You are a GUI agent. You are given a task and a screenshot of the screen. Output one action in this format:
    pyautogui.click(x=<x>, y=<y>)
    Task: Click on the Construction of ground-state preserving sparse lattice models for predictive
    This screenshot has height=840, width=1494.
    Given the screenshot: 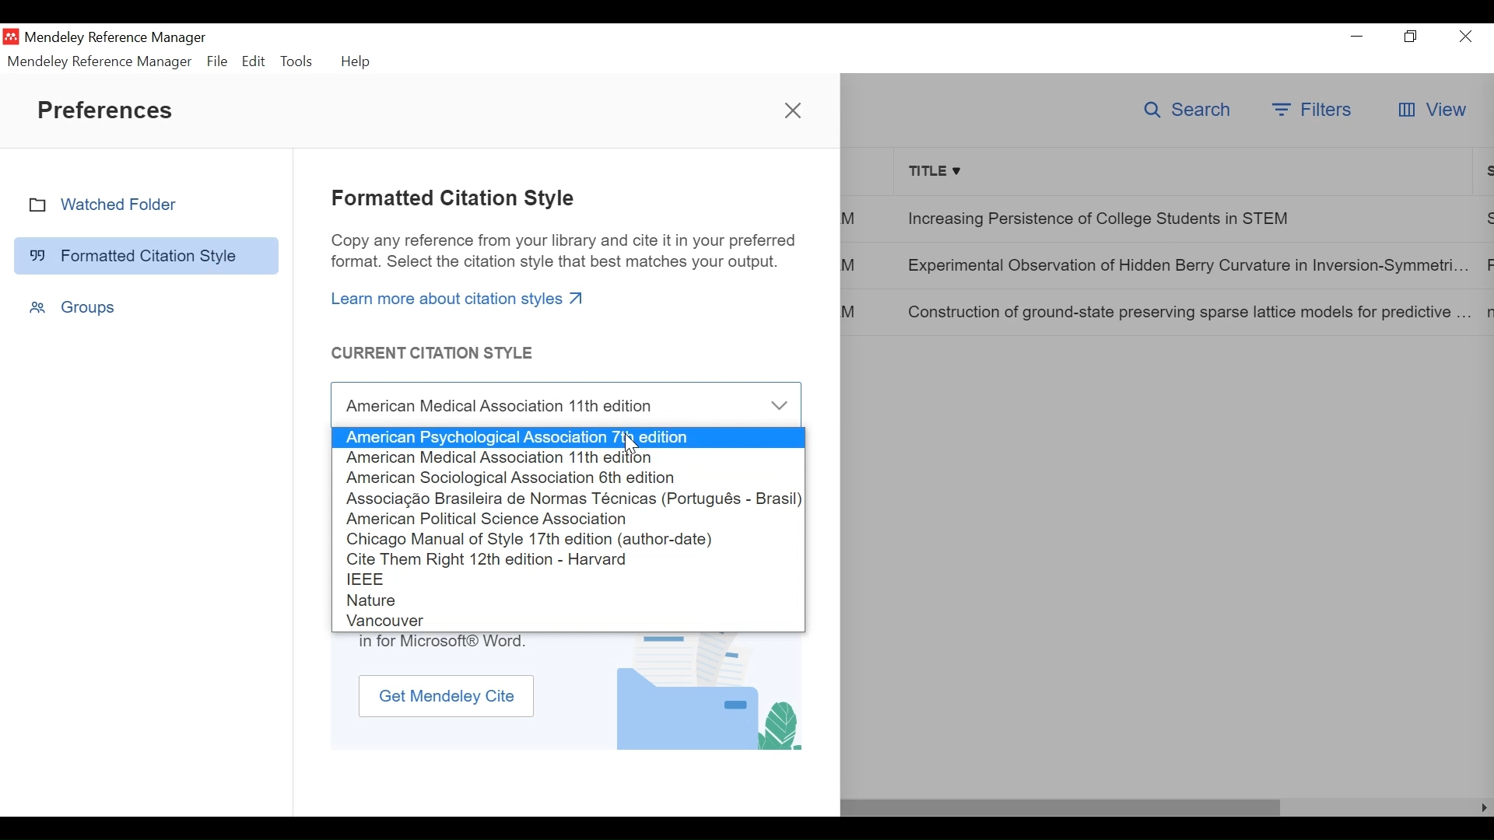 What is the action you would take?
    pyautogui.click(x=1187, y=311)
    